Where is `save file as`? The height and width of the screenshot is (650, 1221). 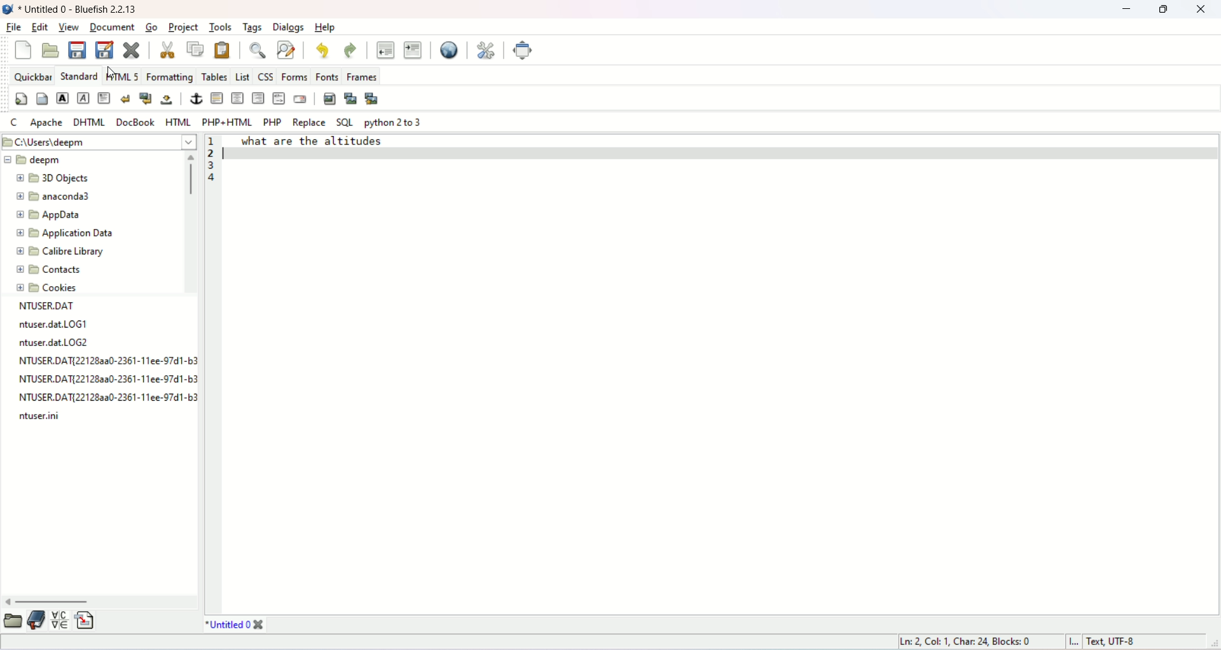
save file as is located at coordinates (104, 49).